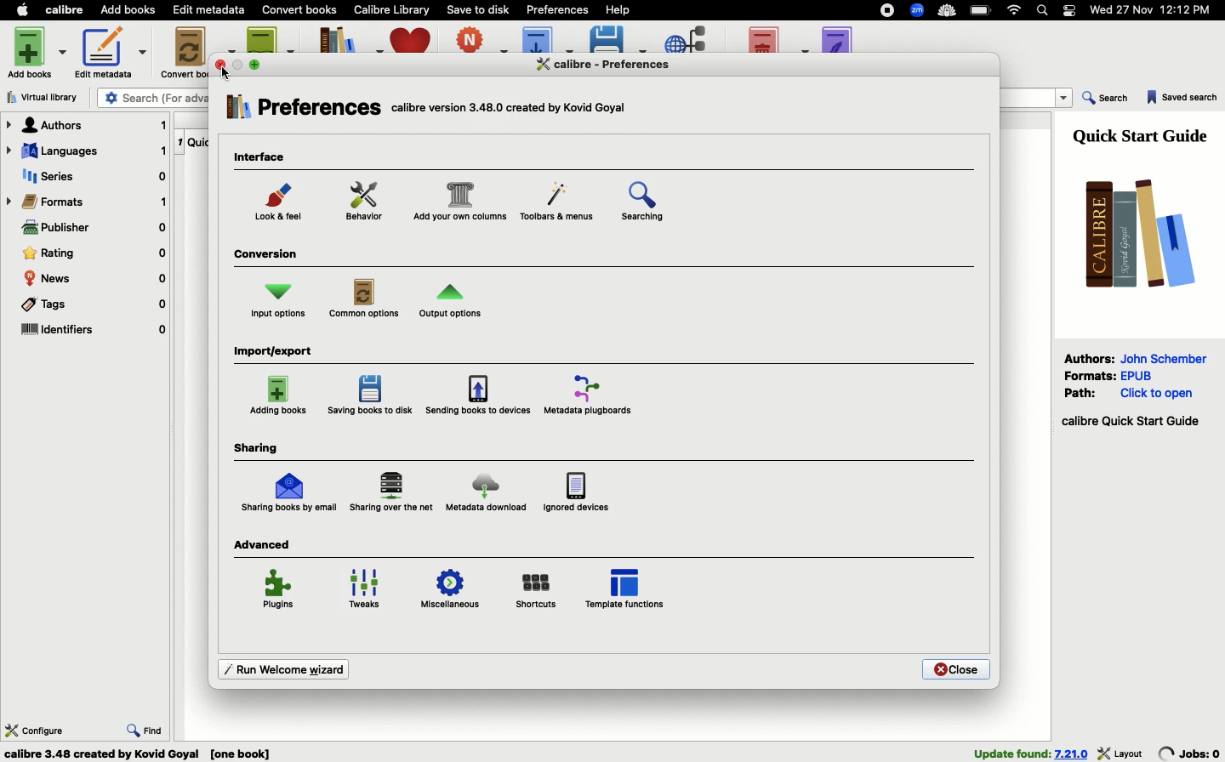 The image size is (1225, 762). I want to click on Internet, so click(1015, 10).